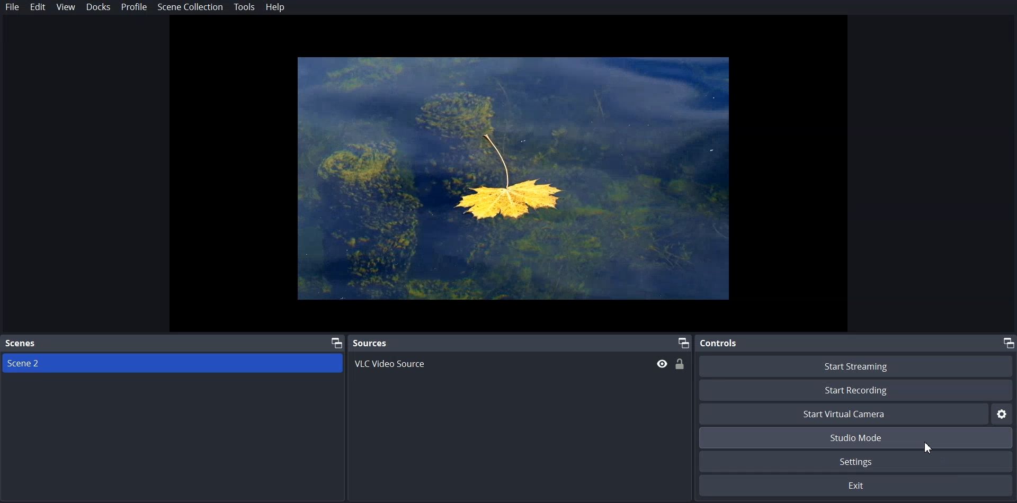  Describe the element at coordinates (22, 343) in the screenshot. I see `Scenes` at that location.